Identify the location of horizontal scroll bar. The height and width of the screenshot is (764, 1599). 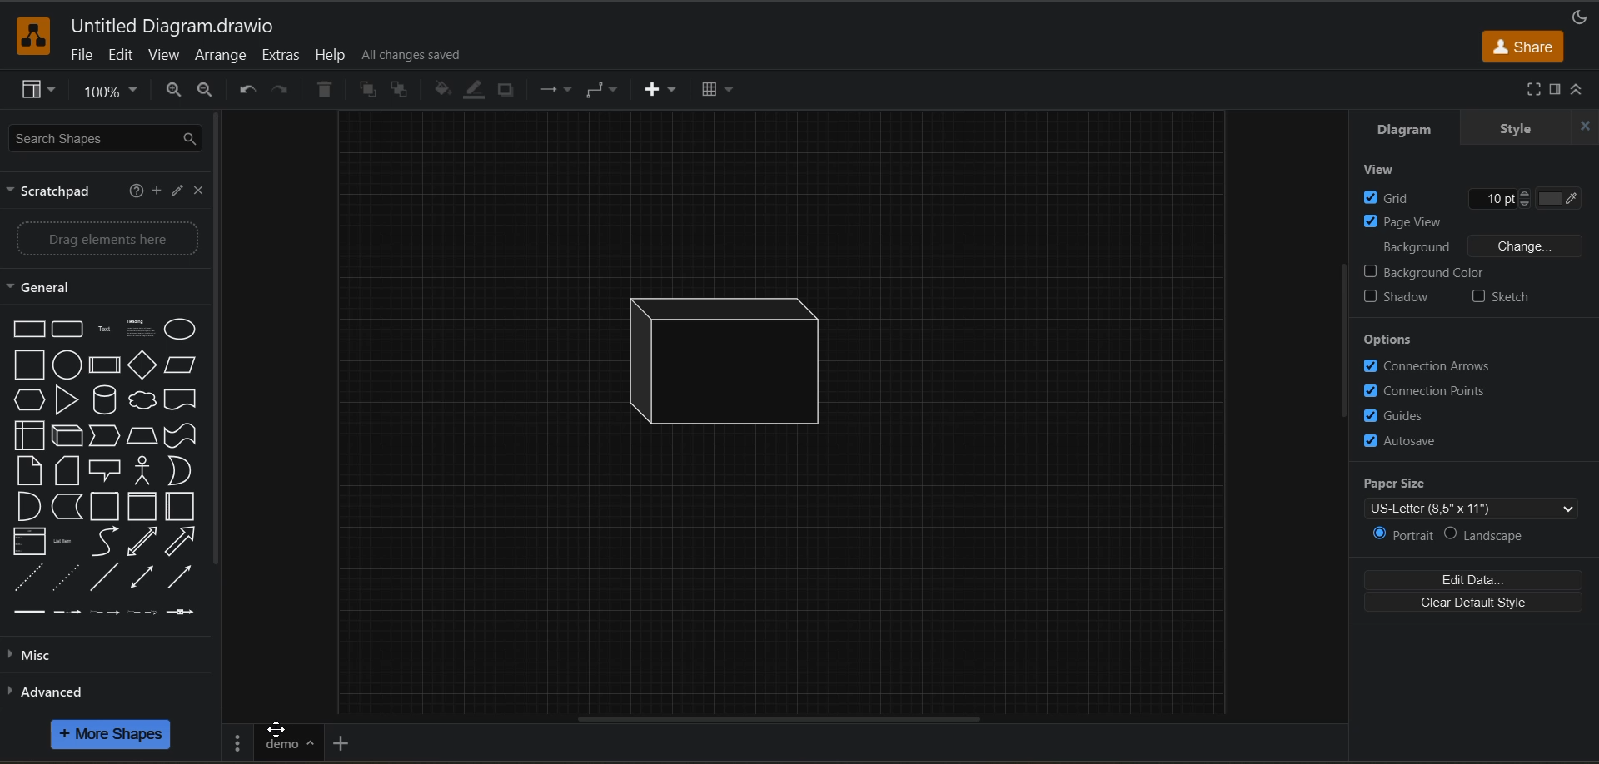
(780, 719).